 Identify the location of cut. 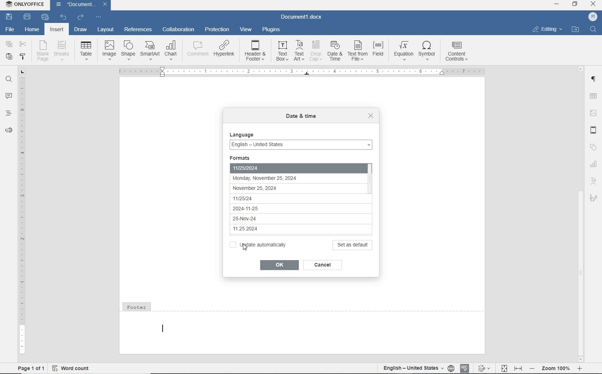
(23, 44).